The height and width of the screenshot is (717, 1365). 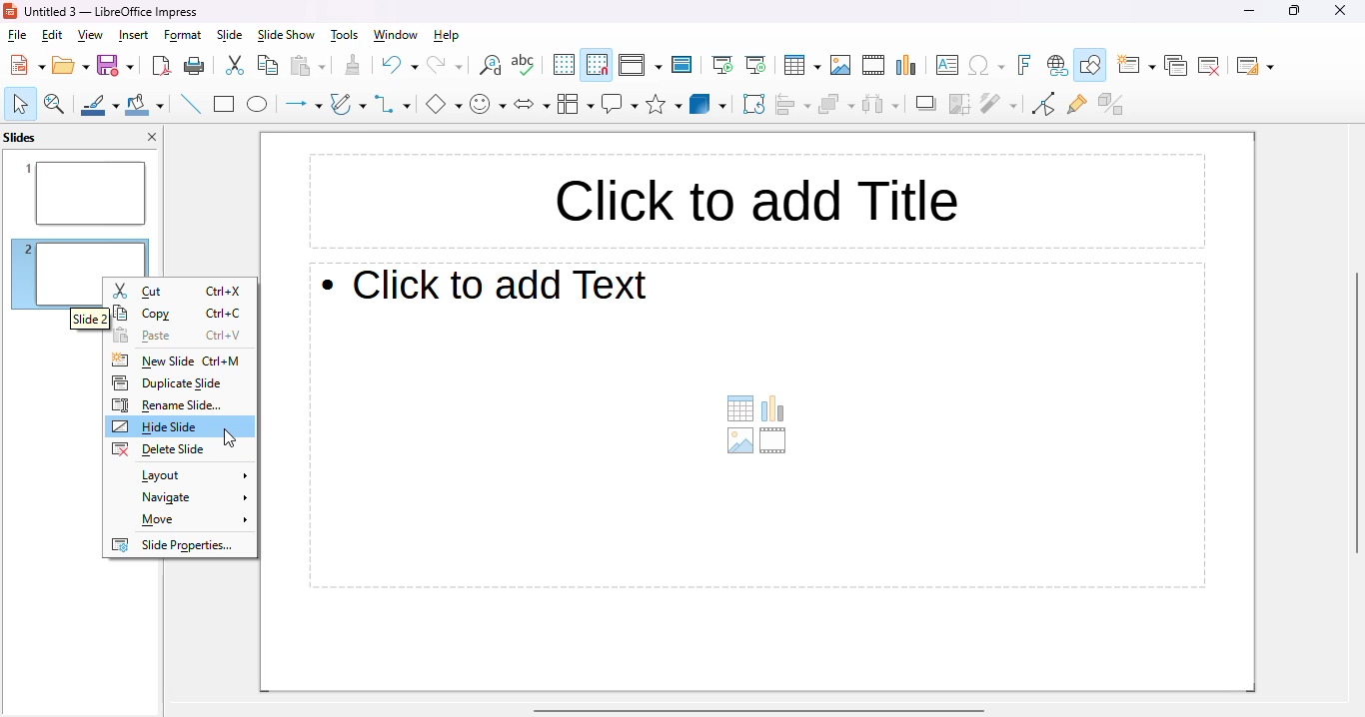 I want to click on fill color, so click(x=145, y=106).